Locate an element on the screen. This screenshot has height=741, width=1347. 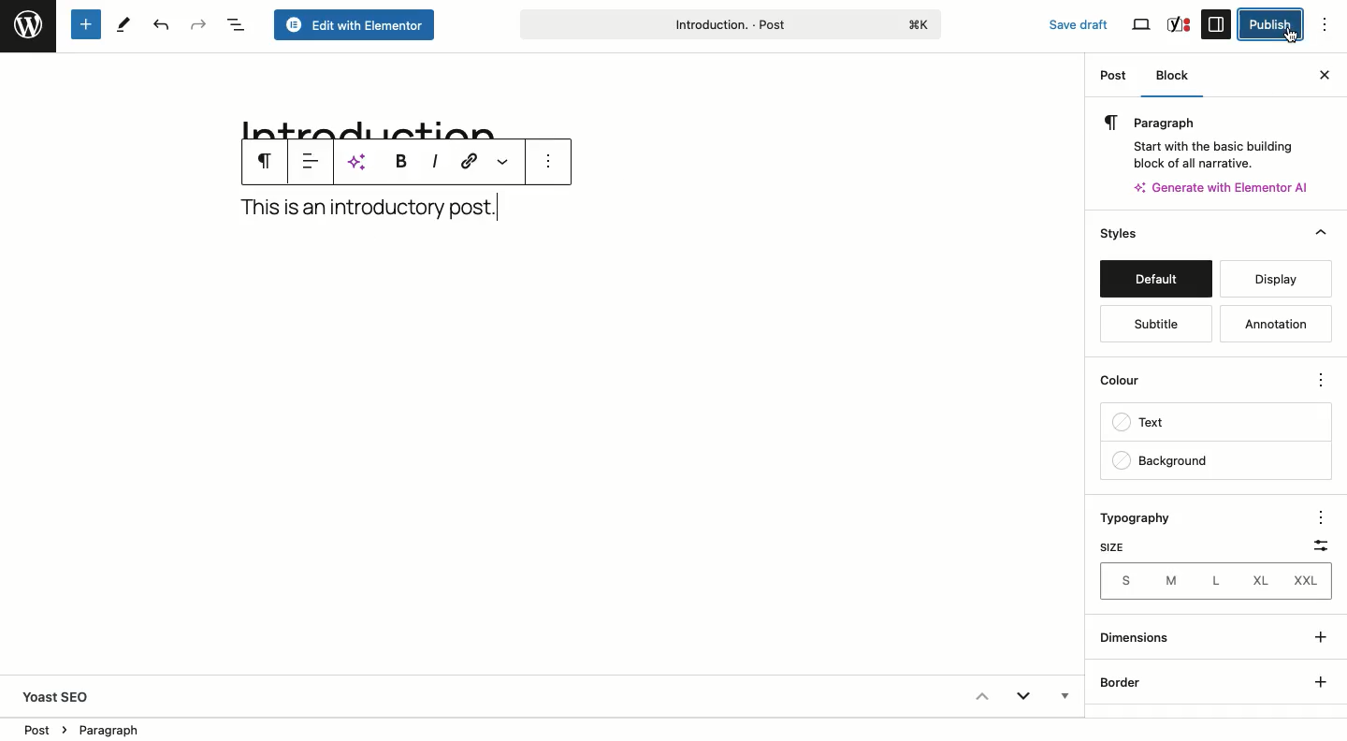
Align is located at coordinates (311, 162).